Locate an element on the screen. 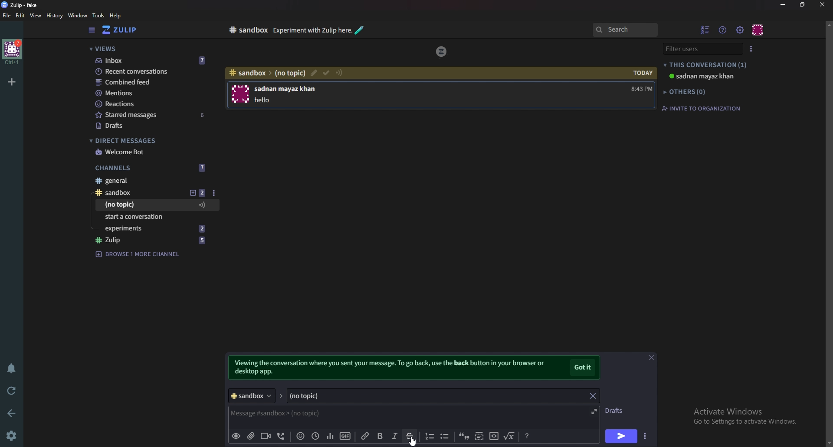  others is located at coordinates (683, 92).